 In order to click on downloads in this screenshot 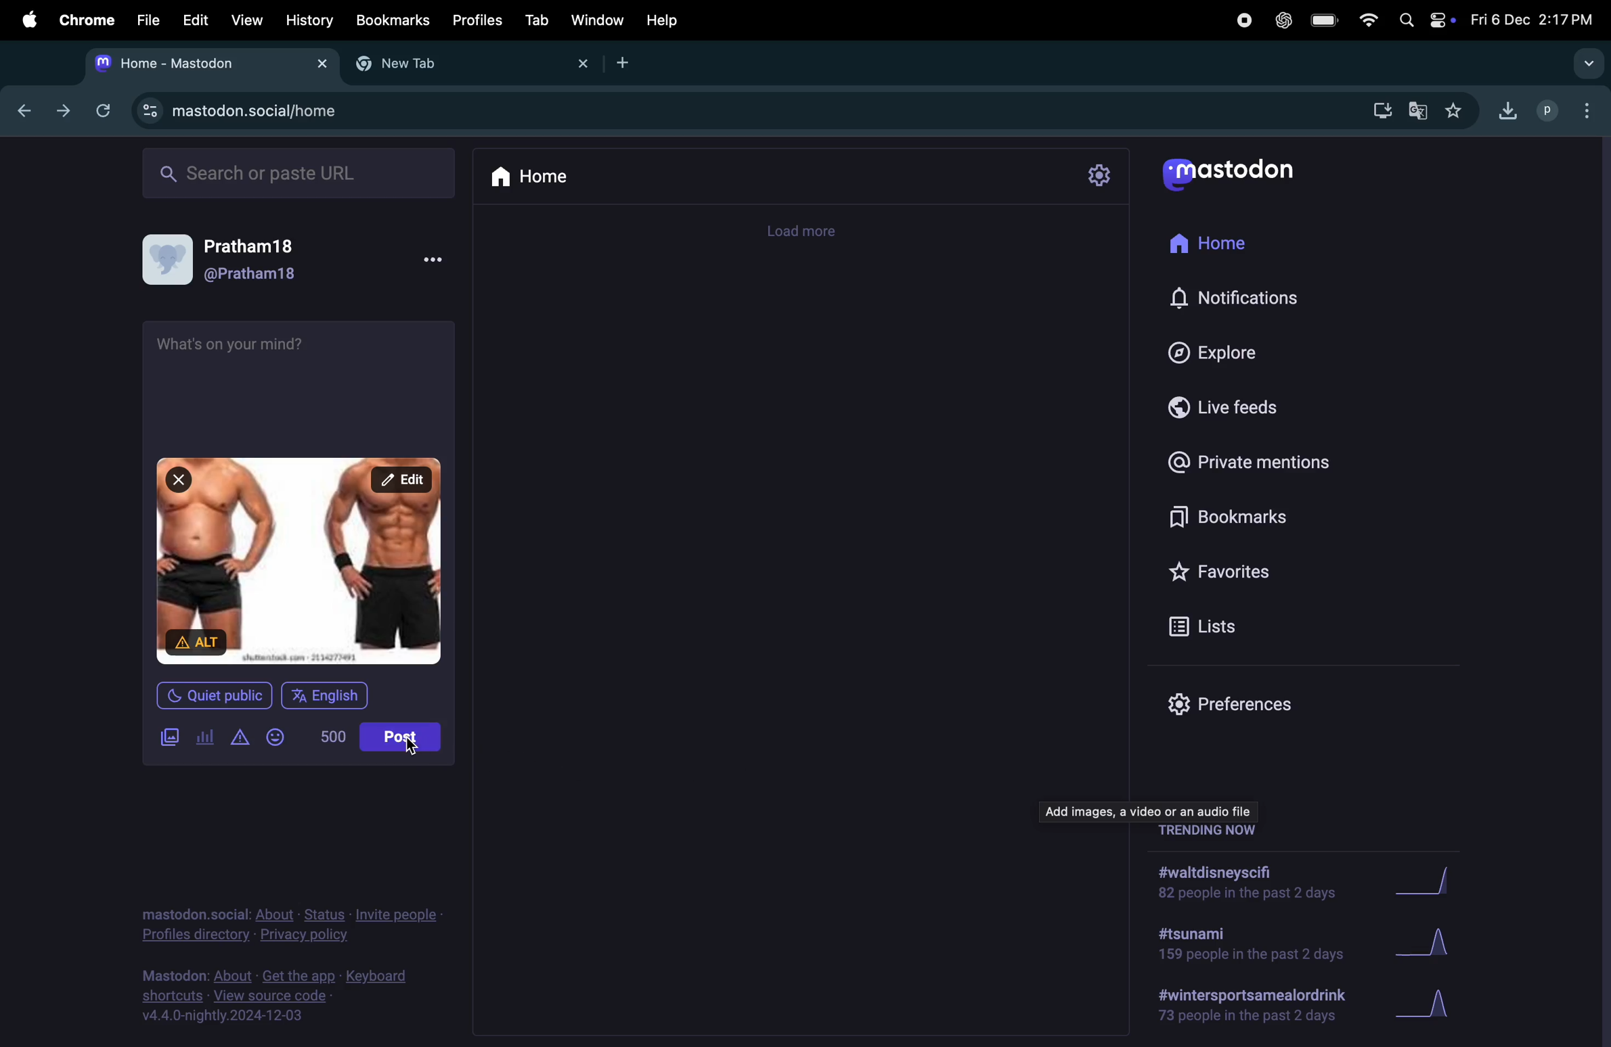, I will do `click(1508, 108)`.